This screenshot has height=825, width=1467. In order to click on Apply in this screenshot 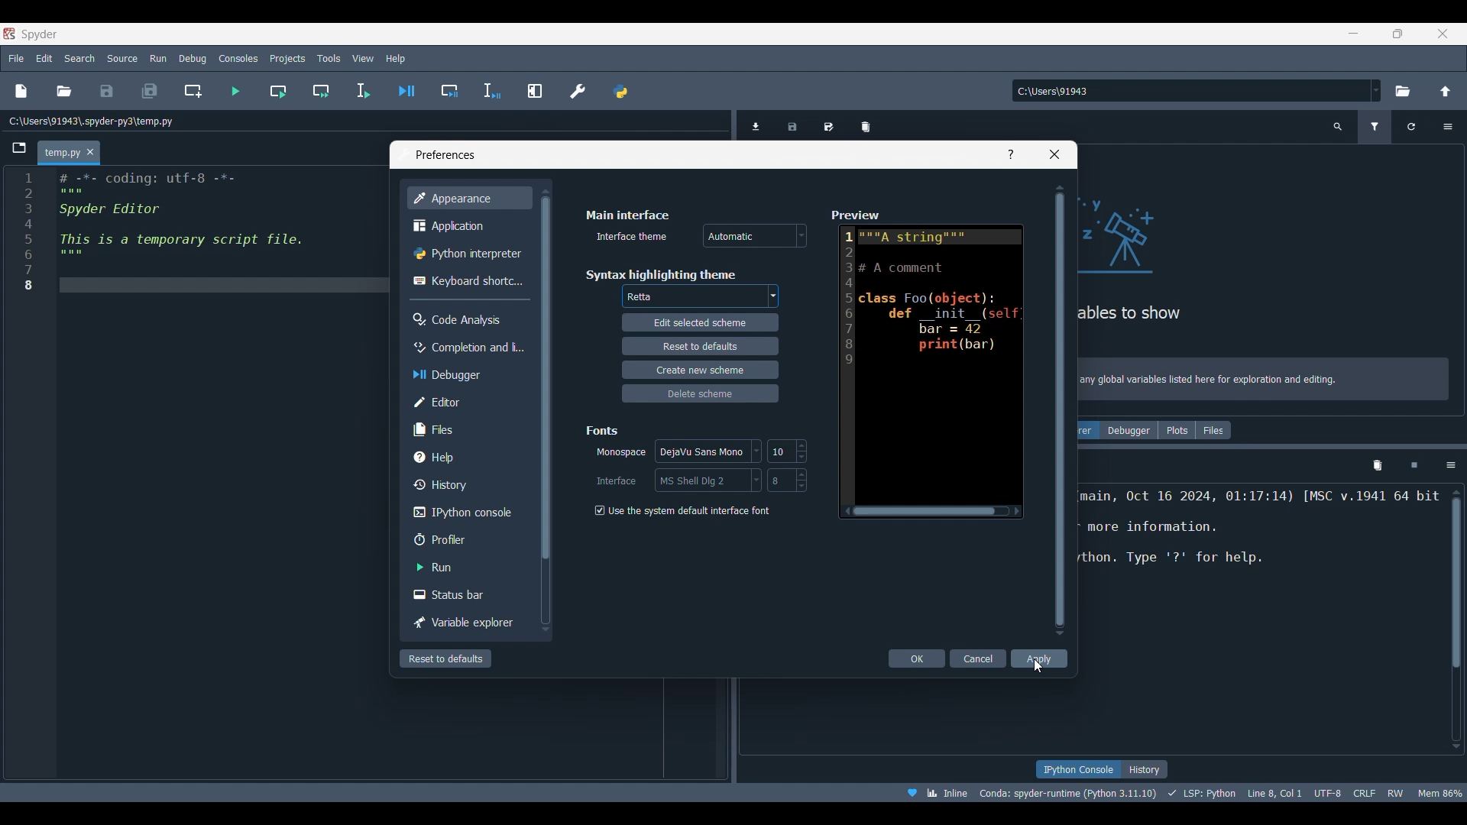, I will do `click(1039, 658)`.